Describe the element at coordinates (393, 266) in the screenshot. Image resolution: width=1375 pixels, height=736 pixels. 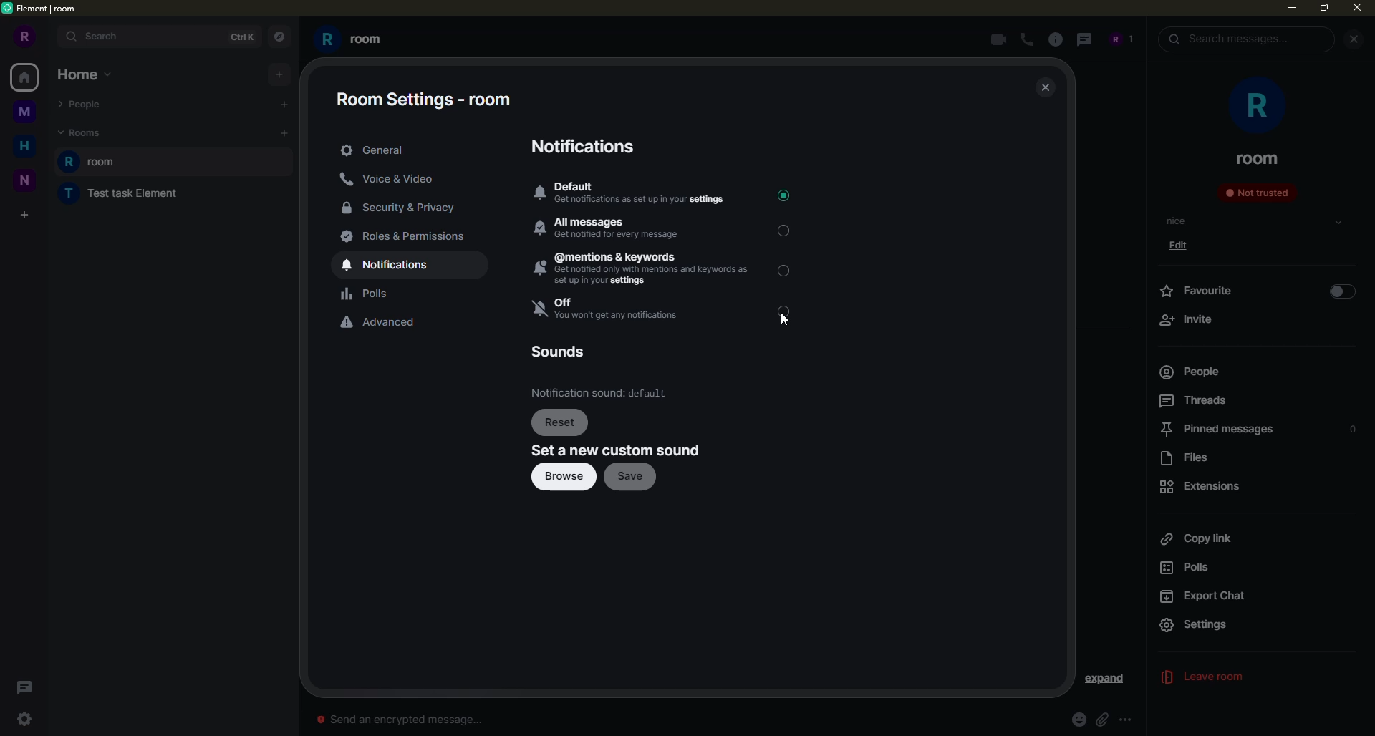
I see `notifications` at that location.